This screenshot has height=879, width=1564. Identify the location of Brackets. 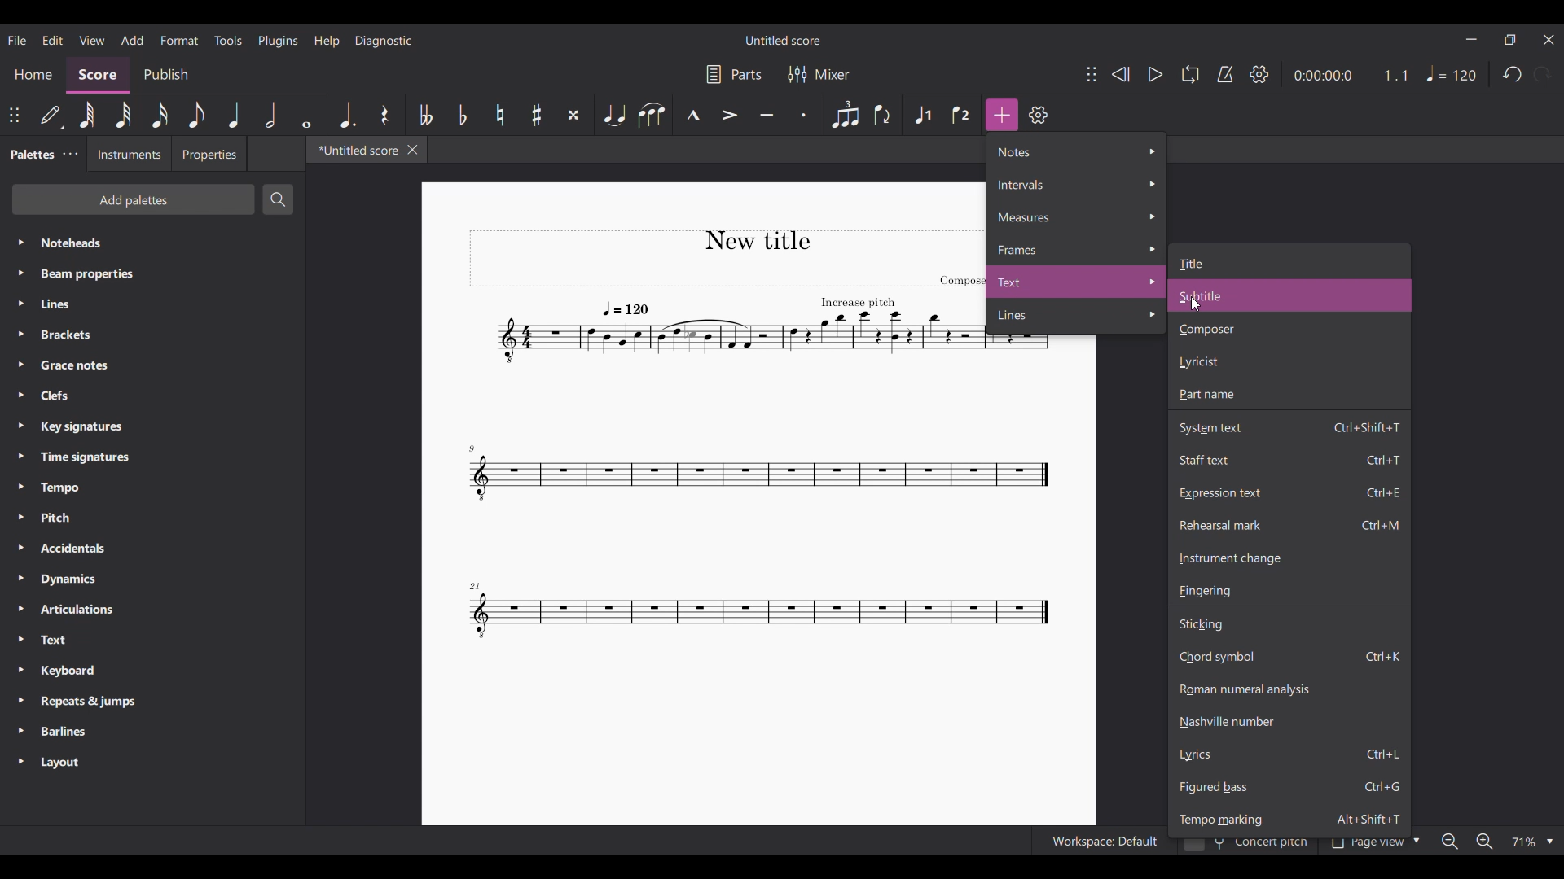
(152, 335).